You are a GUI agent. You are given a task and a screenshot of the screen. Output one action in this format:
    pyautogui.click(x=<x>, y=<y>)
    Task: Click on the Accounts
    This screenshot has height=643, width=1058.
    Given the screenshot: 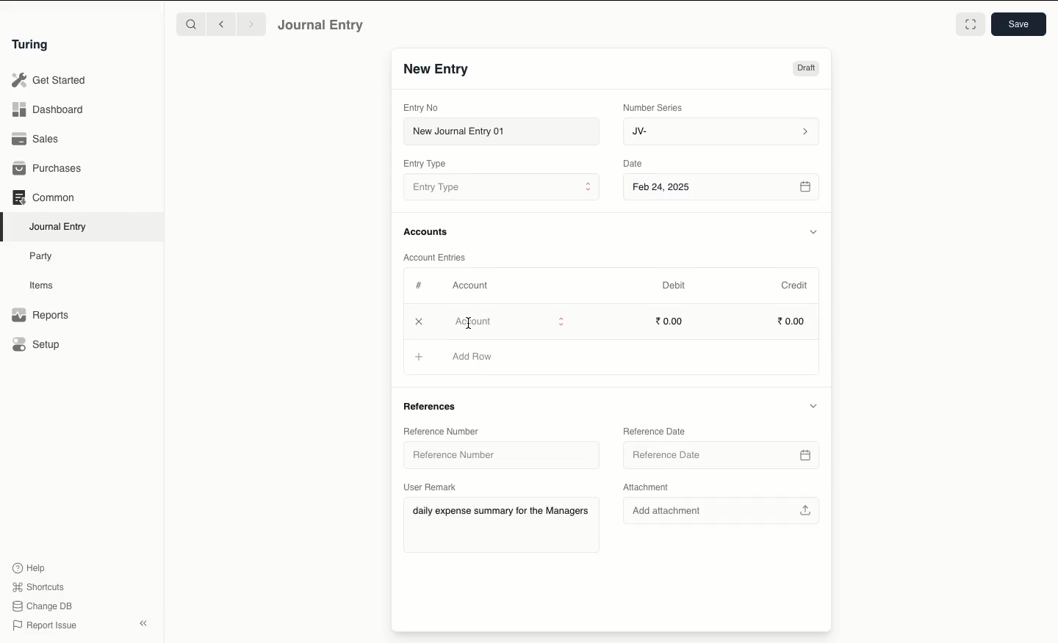 What is the action you would take?
    pyautogui.click(x=427, y=232)
    